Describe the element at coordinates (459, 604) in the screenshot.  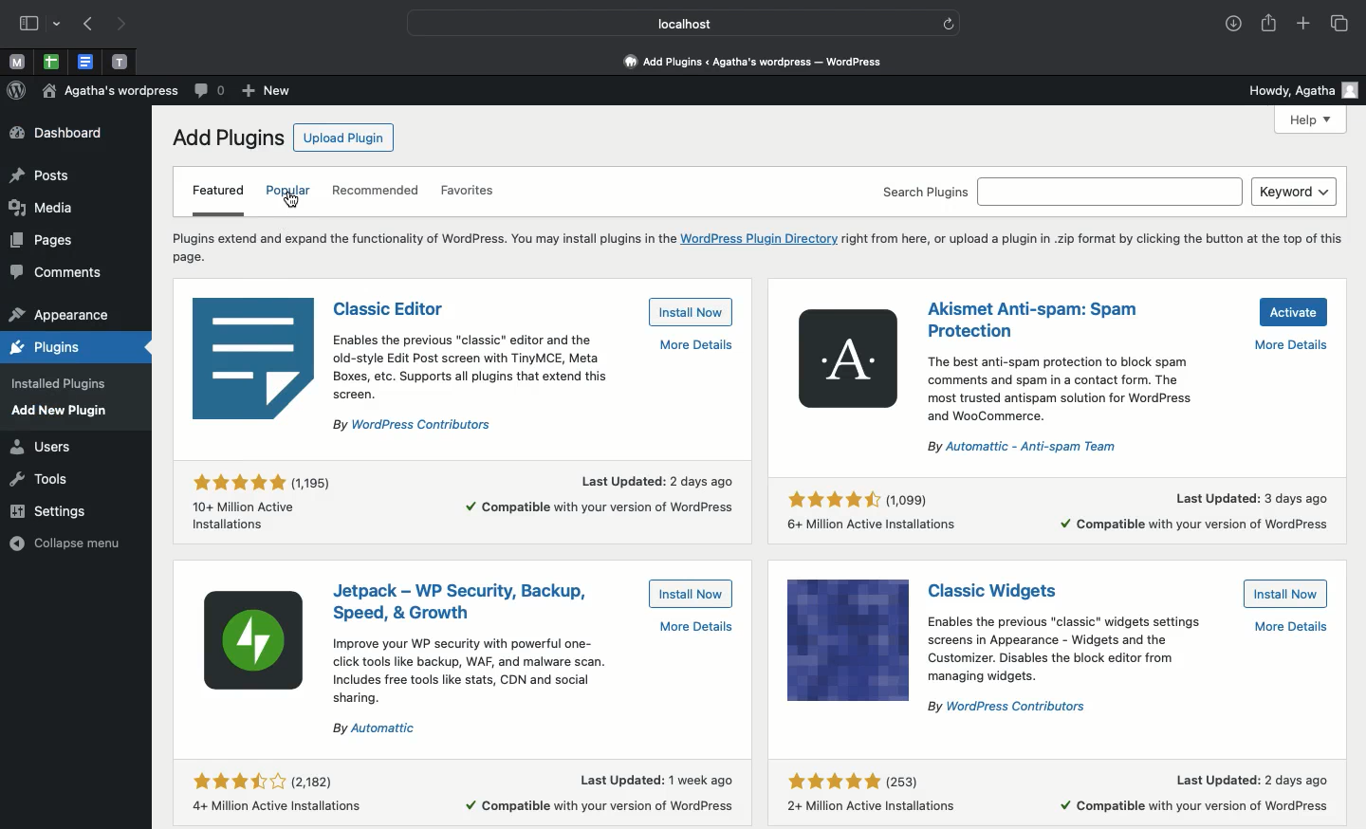
I see `Jetpack` at that location.